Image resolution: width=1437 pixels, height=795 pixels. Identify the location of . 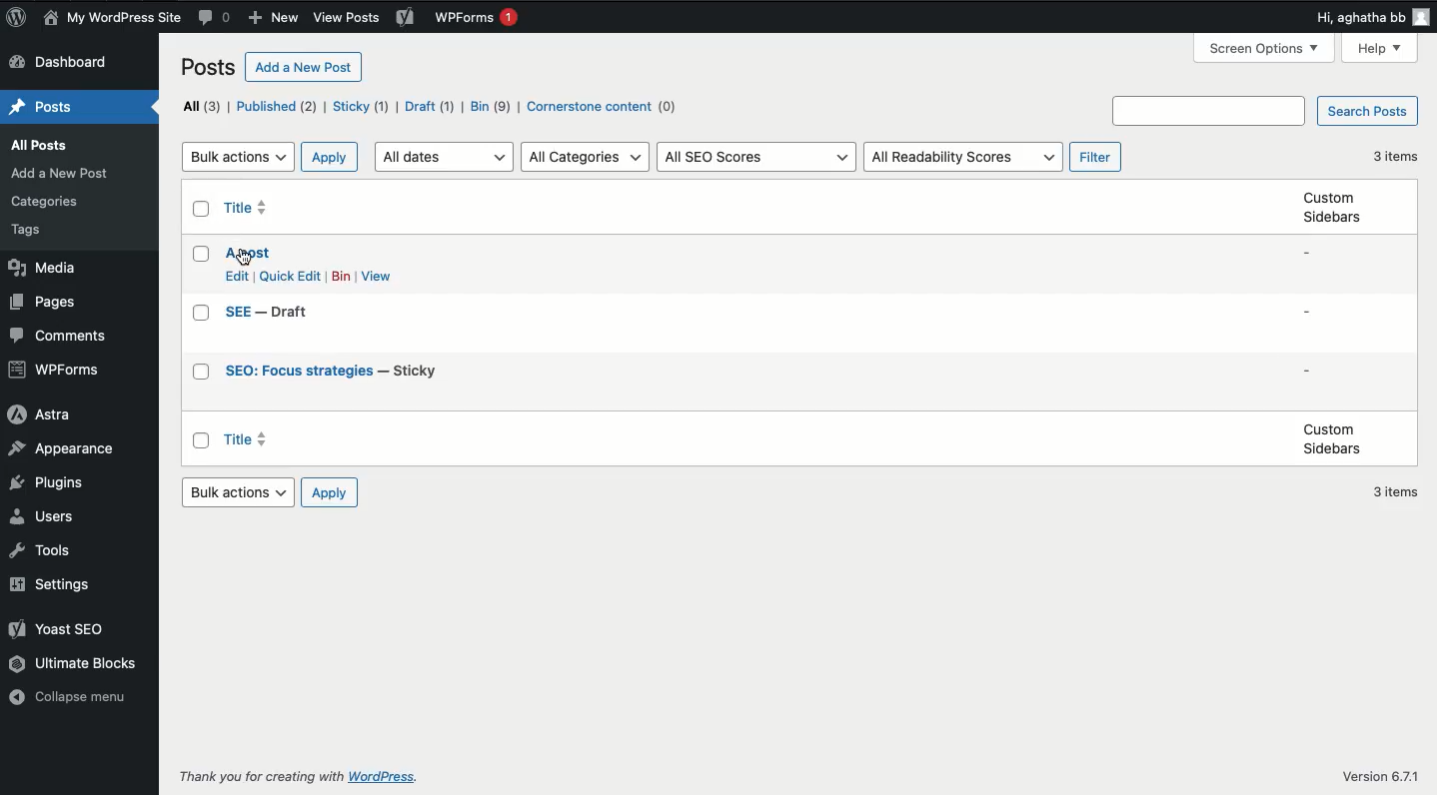
(257, 778).